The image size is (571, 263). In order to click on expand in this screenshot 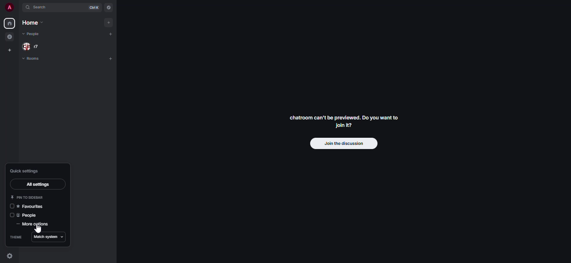, I will do `click(19, 7)`.